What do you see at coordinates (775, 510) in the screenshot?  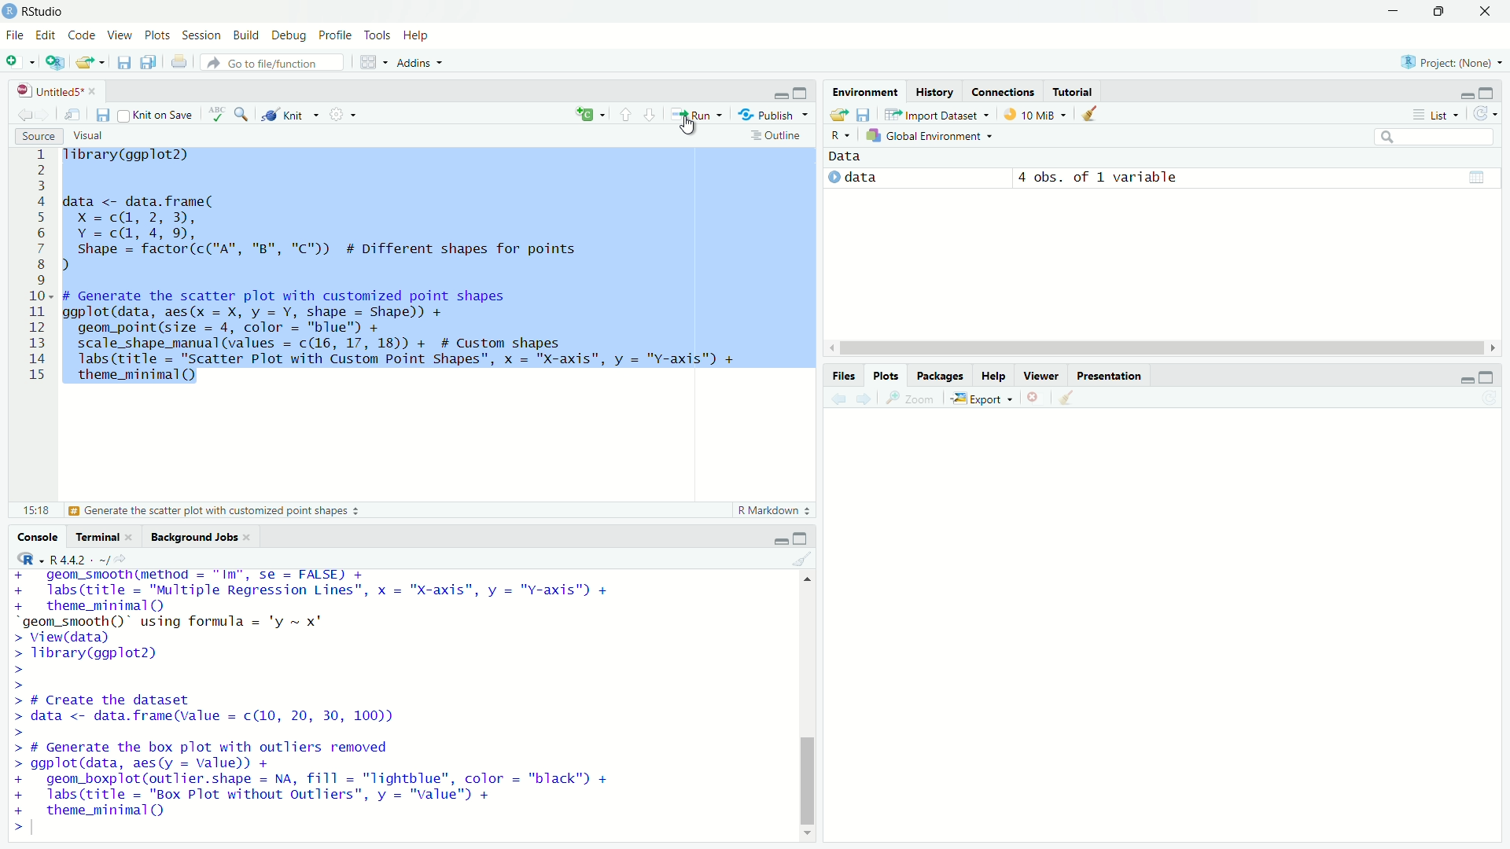 I see `R Markdown` at bounding box center [775, 510].